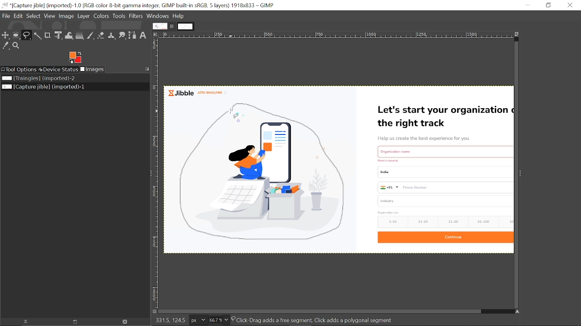  I want to click on Zoom image when window size changes, so click(517, 35).